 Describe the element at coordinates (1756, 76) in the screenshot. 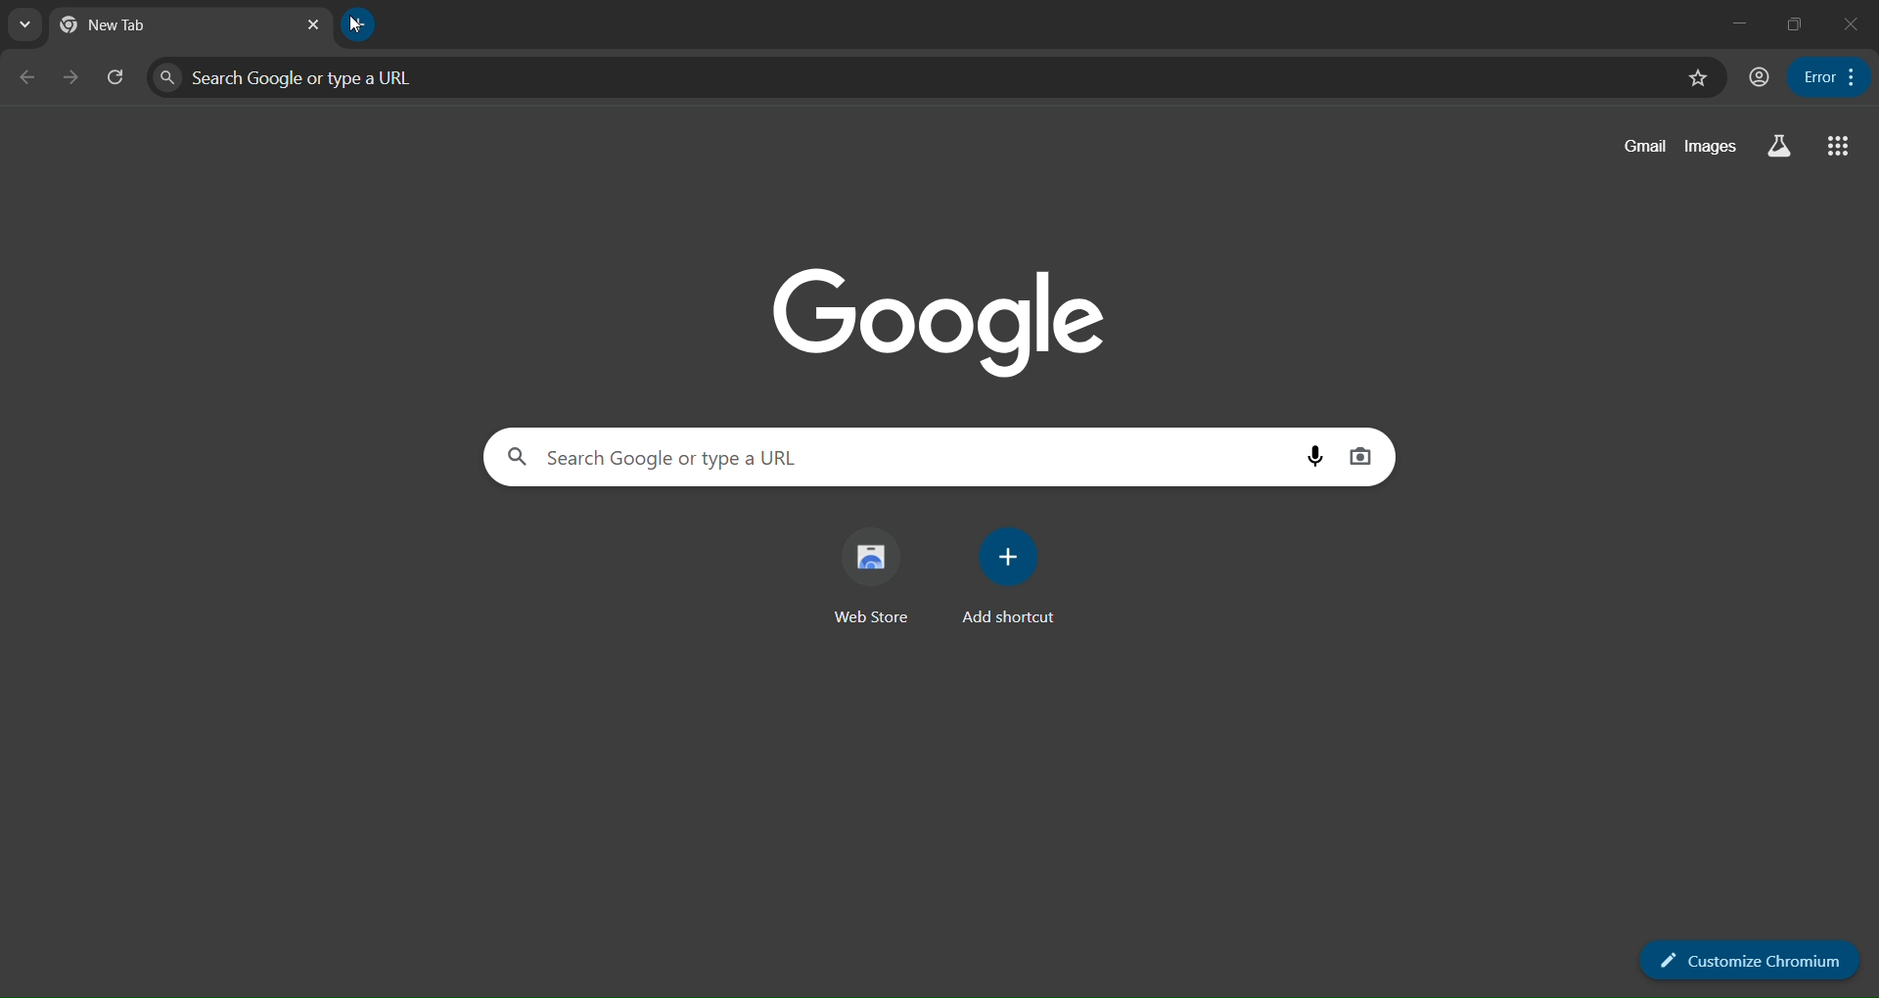

I see `user` at that location.